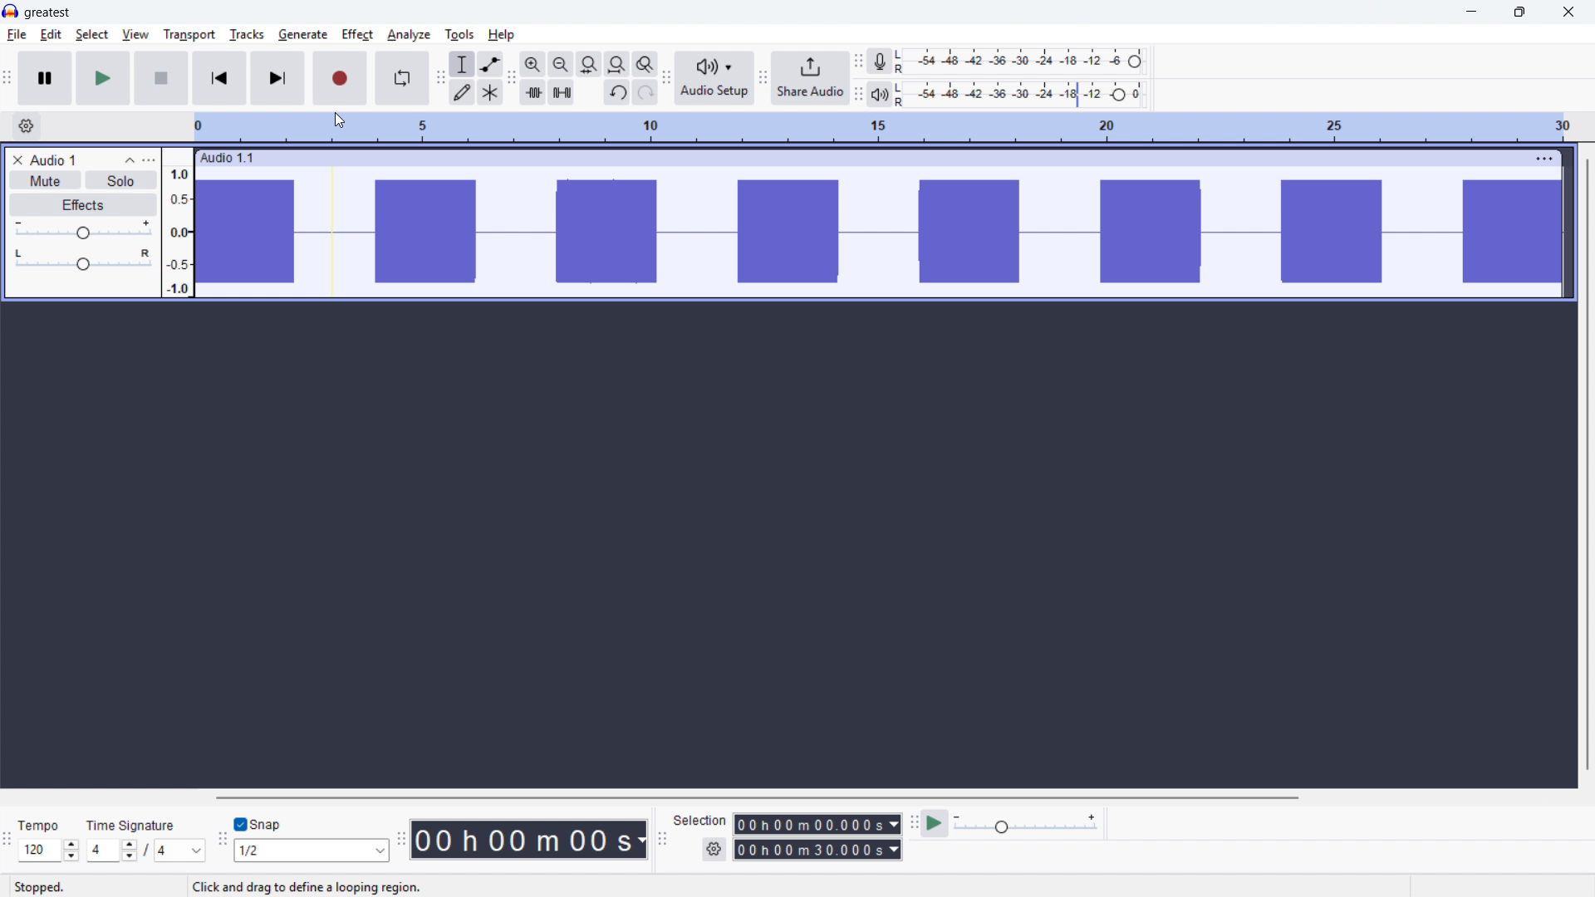  What do you see at coordinates (816, 824) in the screenshot?
I see `Selection start time ` at bounding box center [816, 824].